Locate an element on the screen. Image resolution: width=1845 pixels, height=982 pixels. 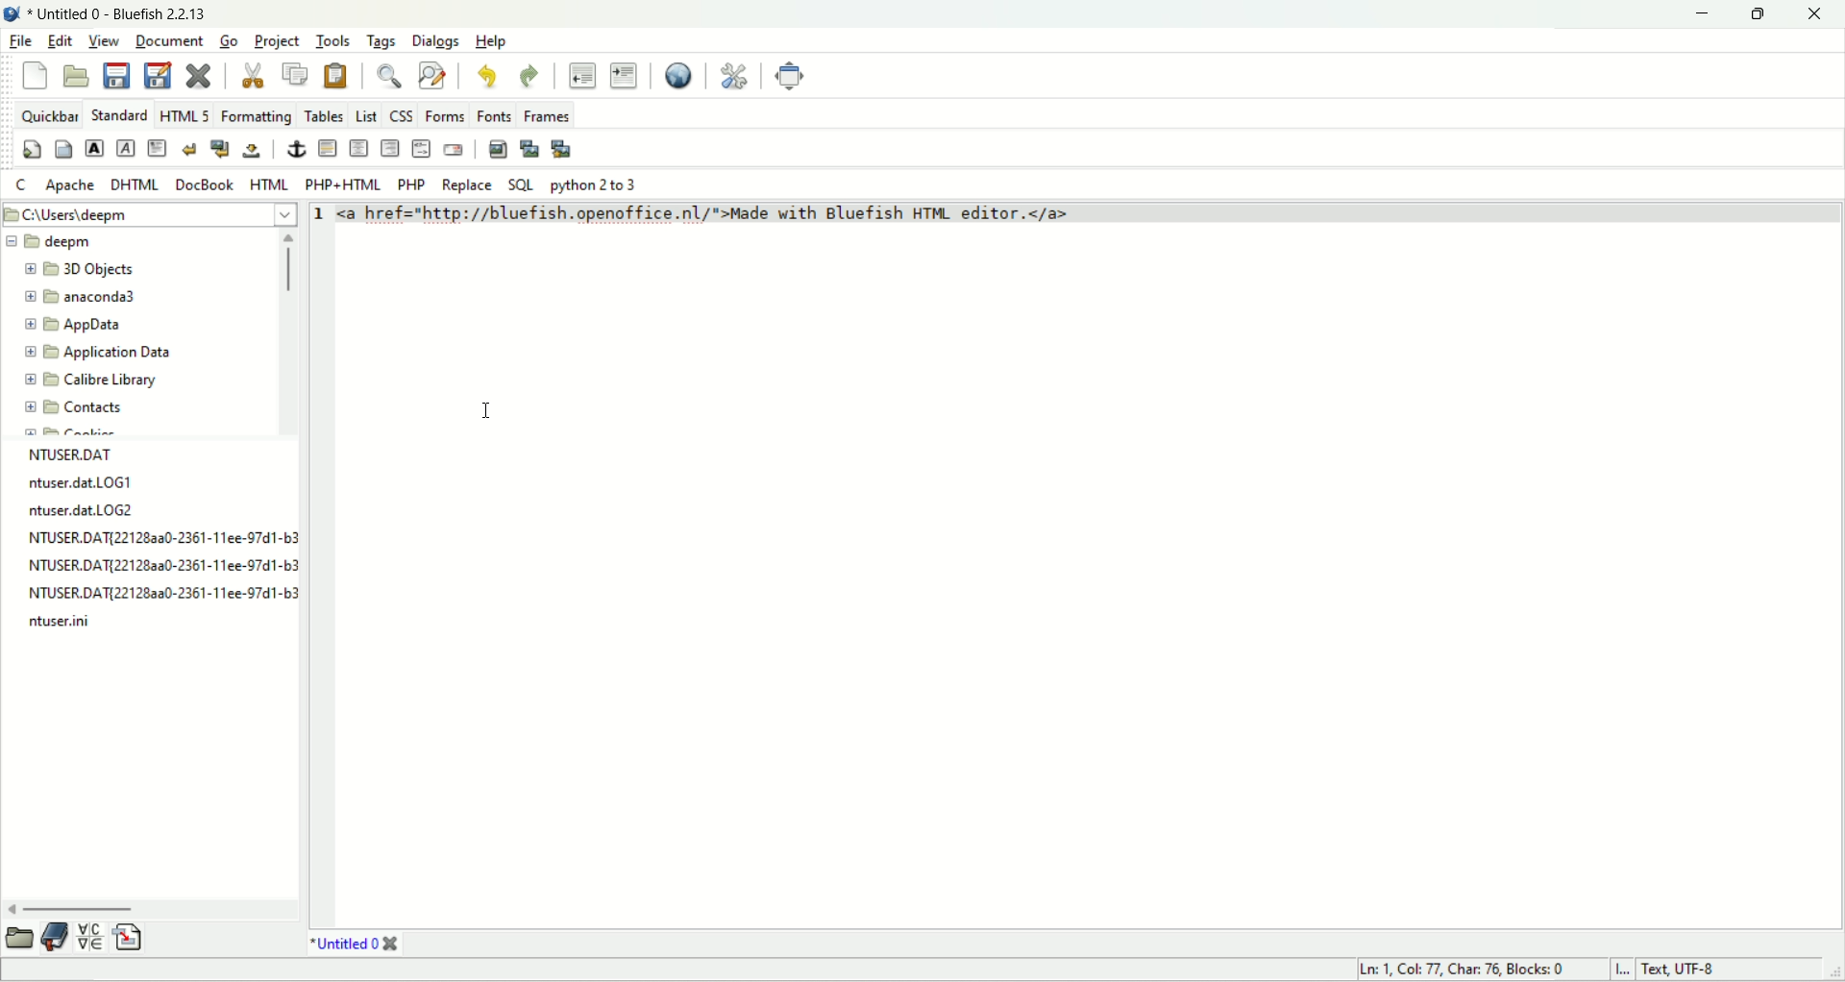
text, UTF-8 is located at coordinates (1692, 970).